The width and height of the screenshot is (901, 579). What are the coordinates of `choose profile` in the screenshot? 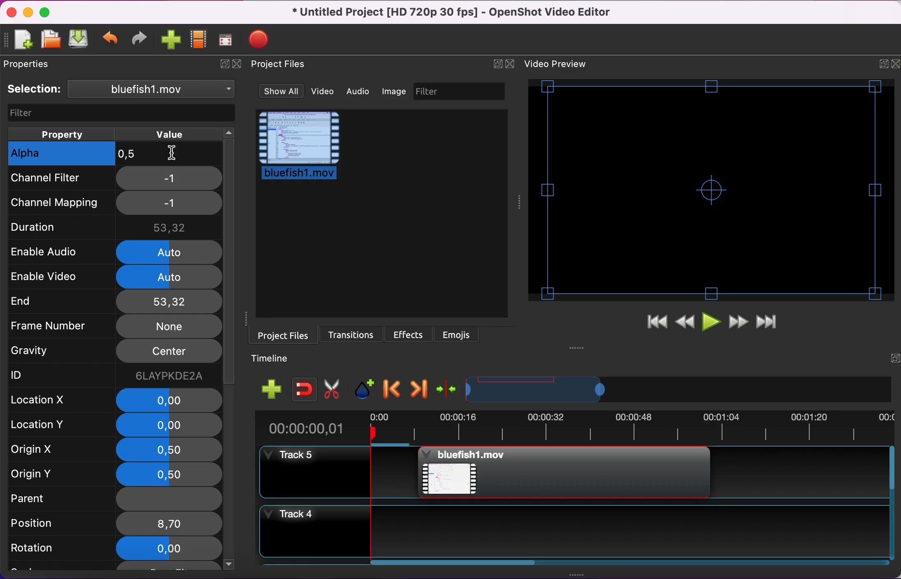 It's located at (200, 39).